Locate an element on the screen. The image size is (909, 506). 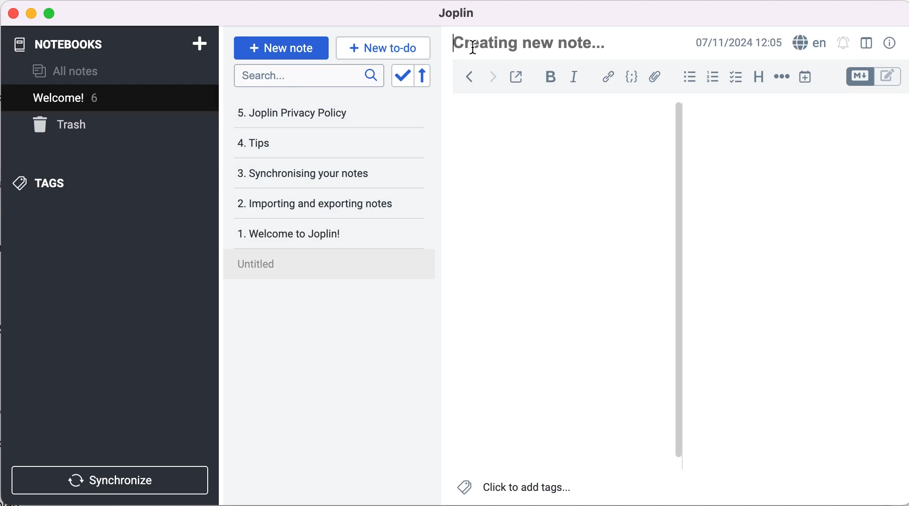
time and date is located at coordinates (739, 43).